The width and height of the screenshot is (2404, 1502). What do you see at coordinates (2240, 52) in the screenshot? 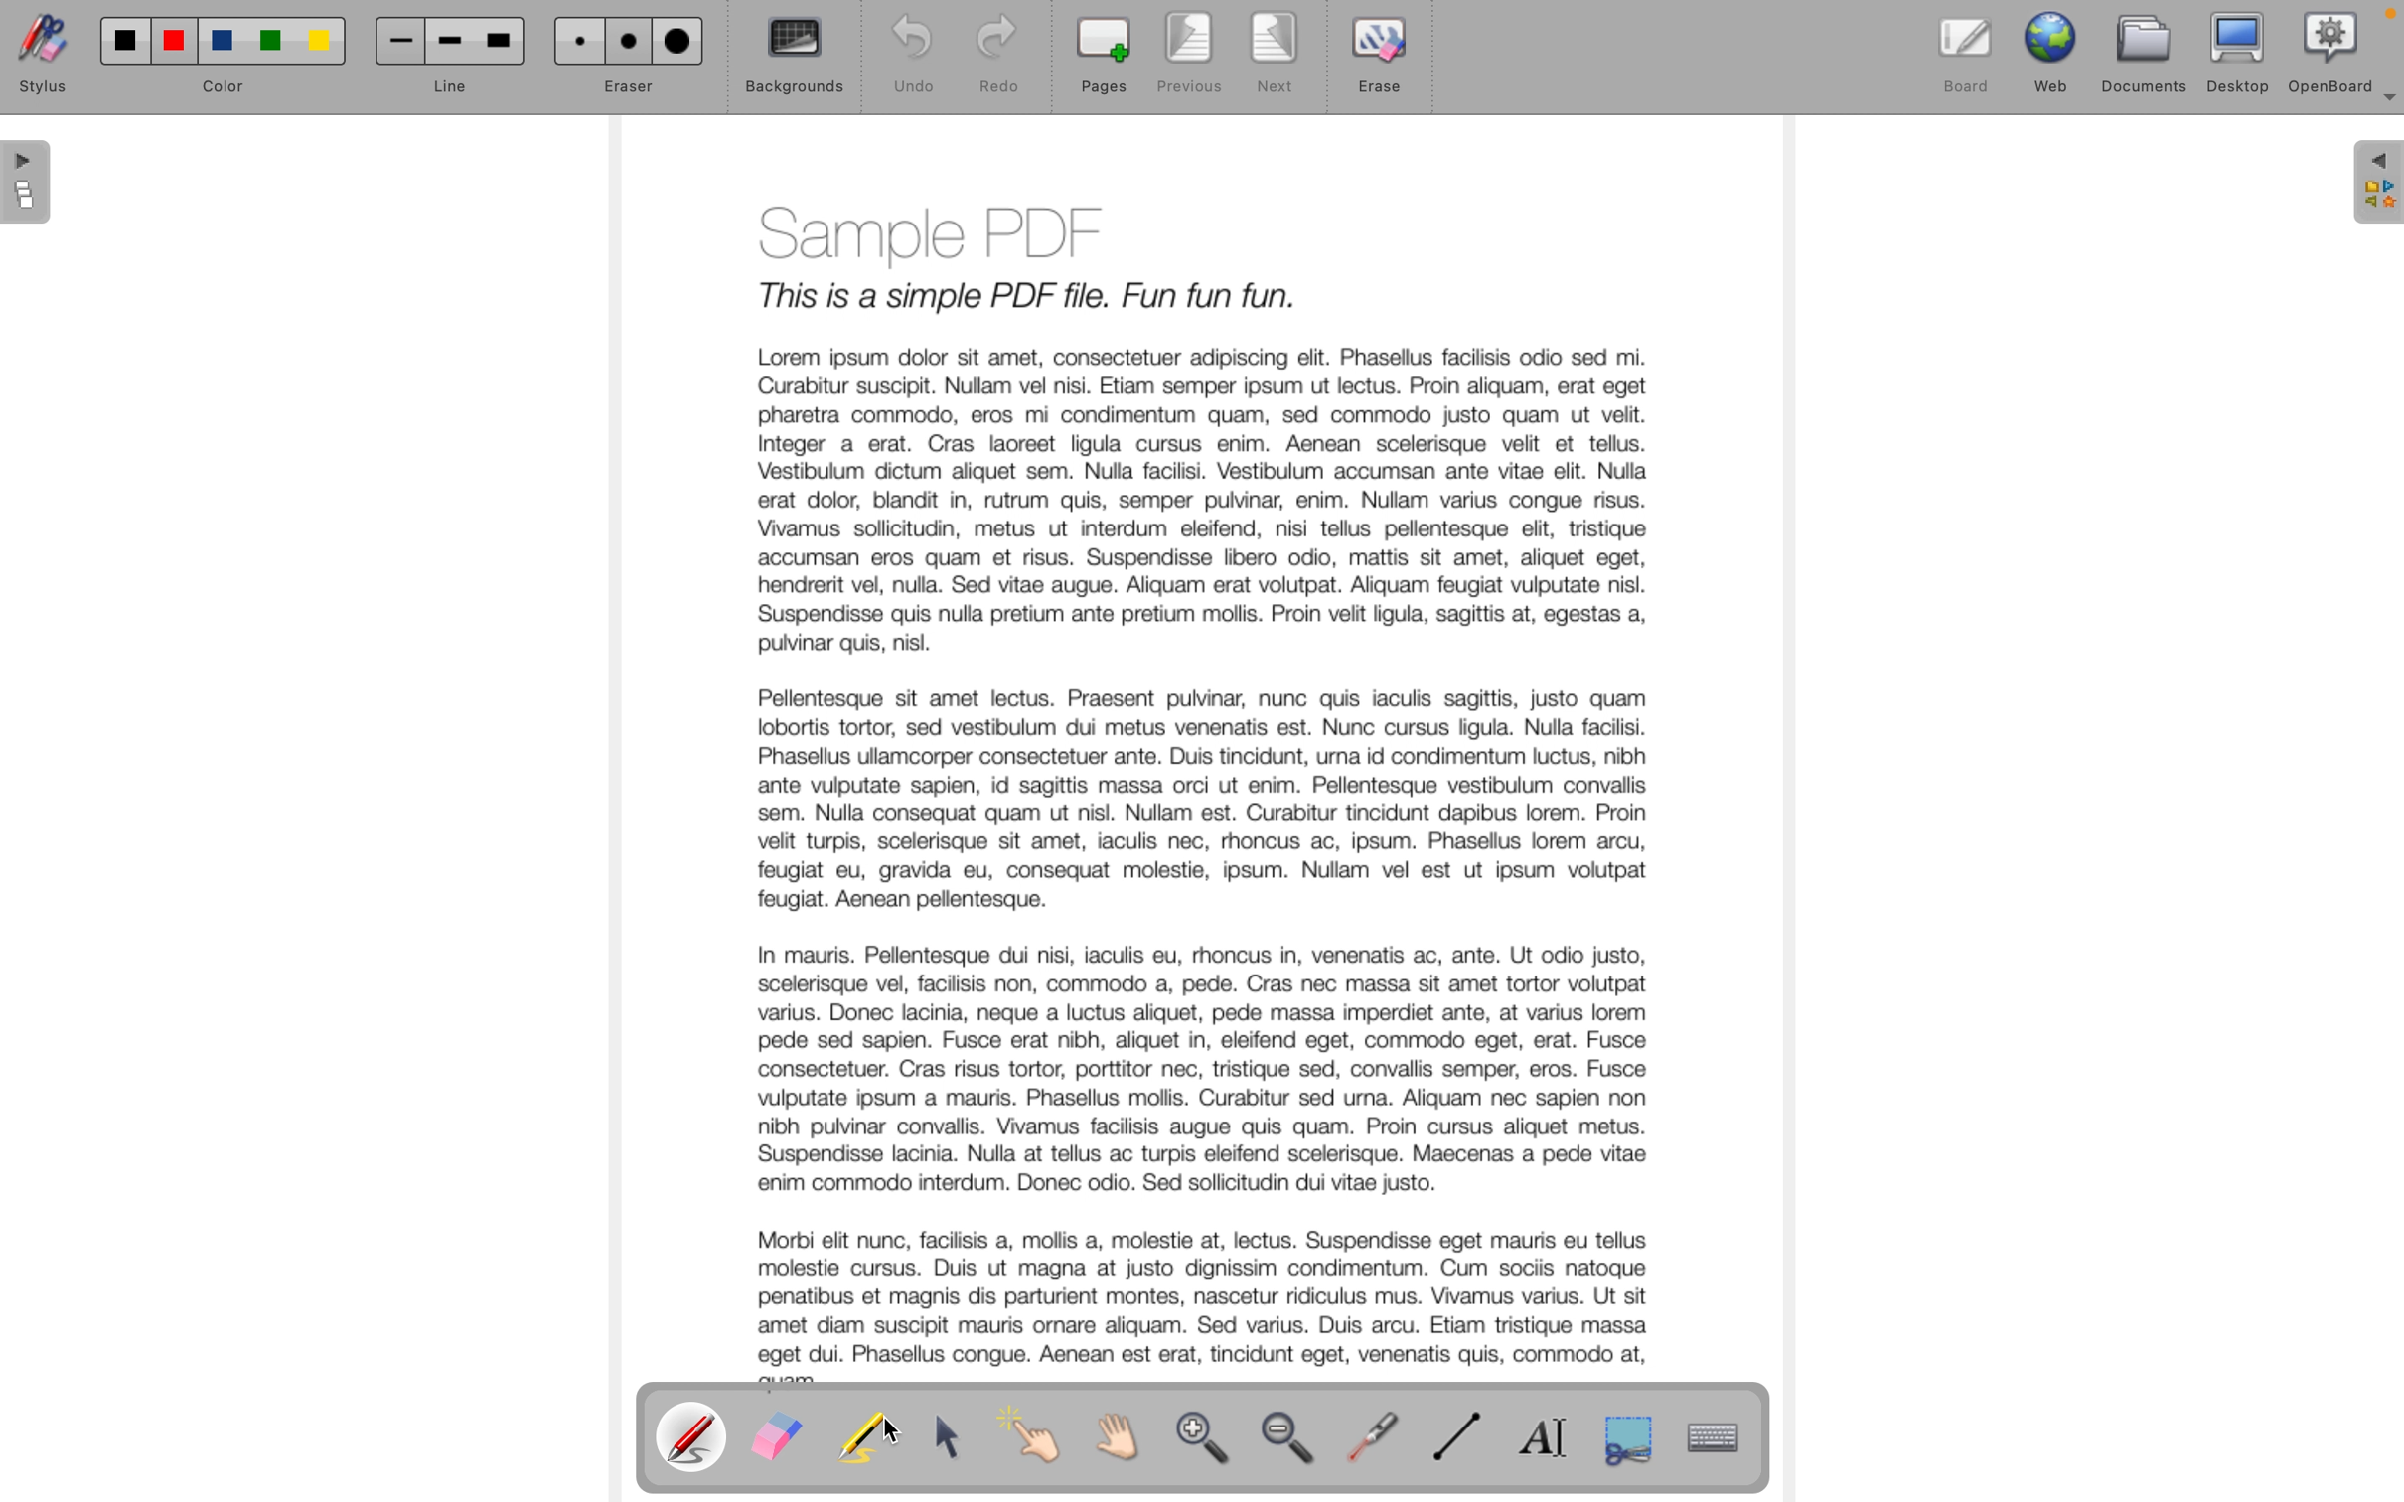
I see `desktop` at bounding box center [2240, 52].